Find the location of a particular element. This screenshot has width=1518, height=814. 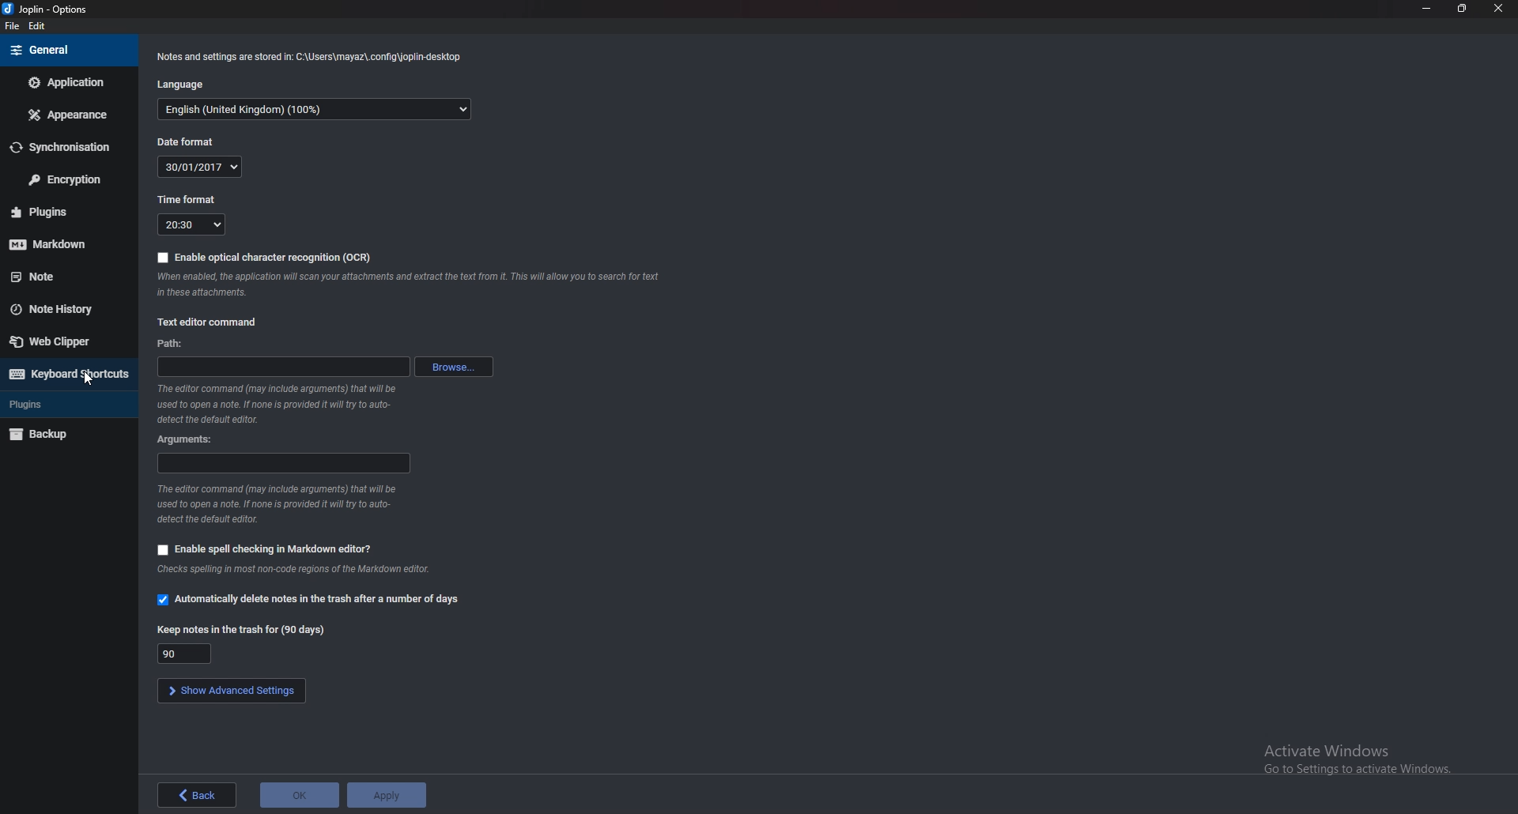

Info is located at coordinates (308, 58).